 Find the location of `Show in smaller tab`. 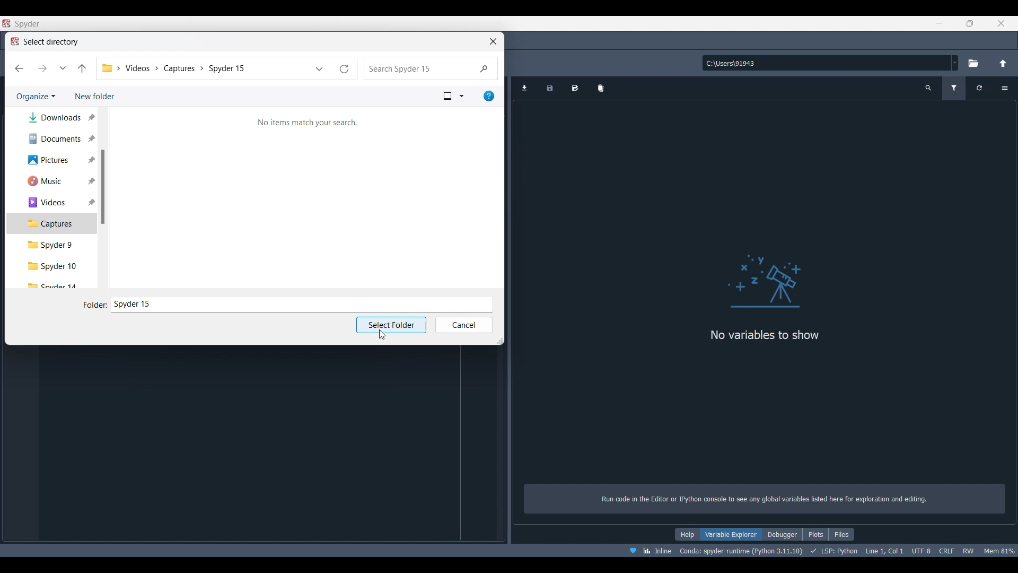

Show in smaller tab is located at coordinates (970, 23).